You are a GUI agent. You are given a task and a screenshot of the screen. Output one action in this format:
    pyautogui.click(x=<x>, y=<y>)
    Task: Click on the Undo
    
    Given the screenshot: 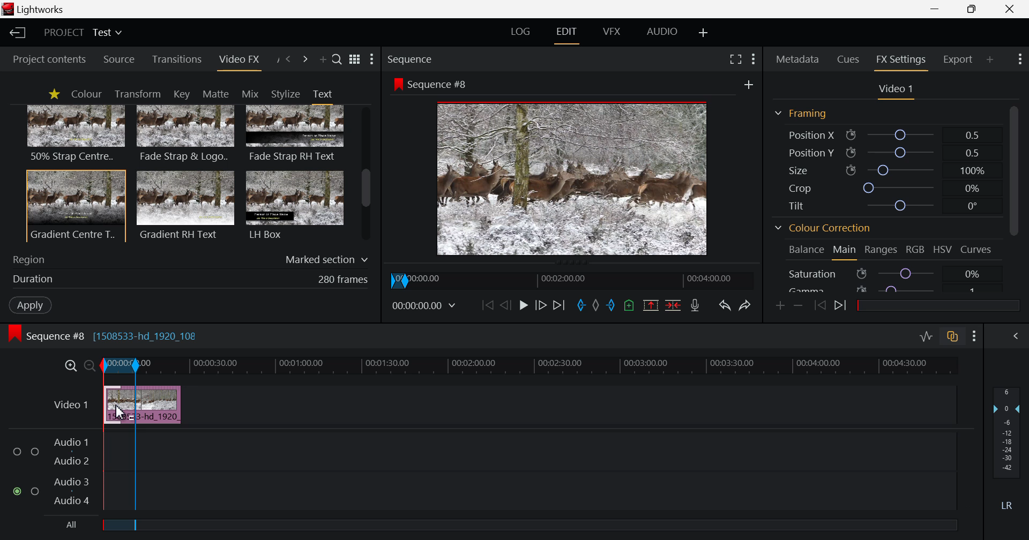 What is the action you would take?
    pyautogui.click(x=725, y=305)
    